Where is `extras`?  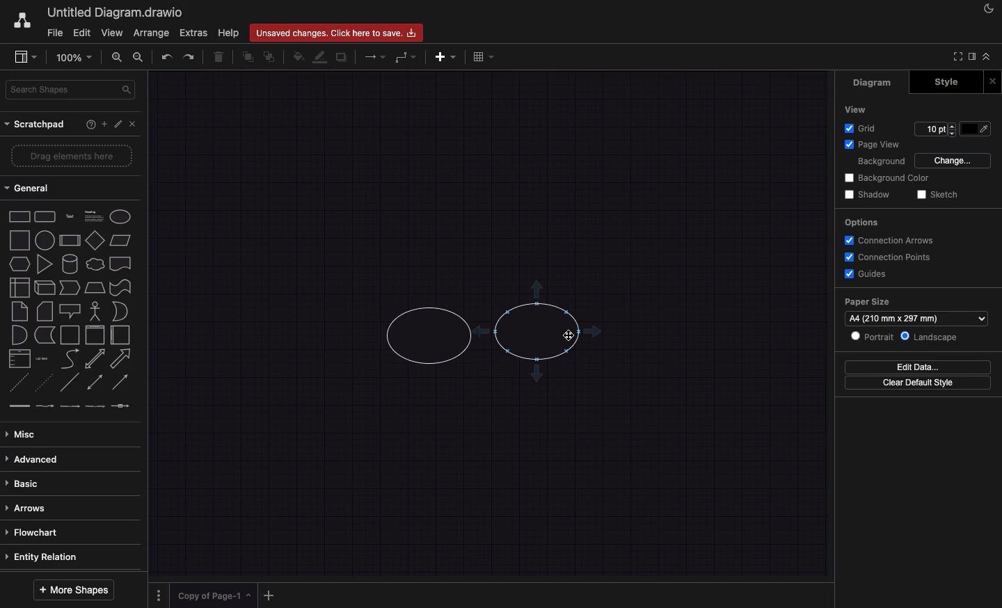 extras is located at coordinates (193, 33).